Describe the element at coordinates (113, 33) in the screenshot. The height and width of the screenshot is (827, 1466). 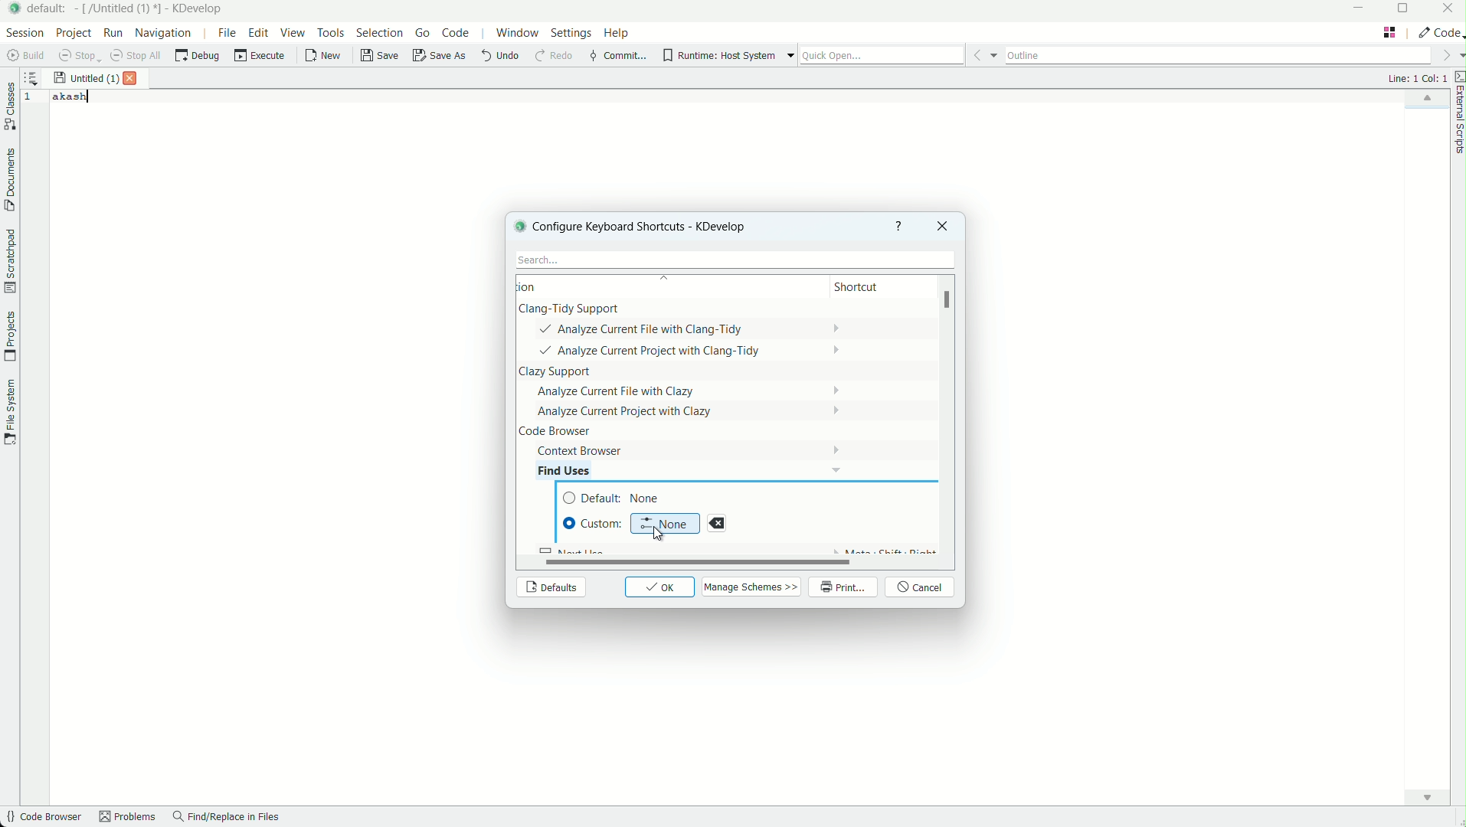
I see `run menu` at that location.